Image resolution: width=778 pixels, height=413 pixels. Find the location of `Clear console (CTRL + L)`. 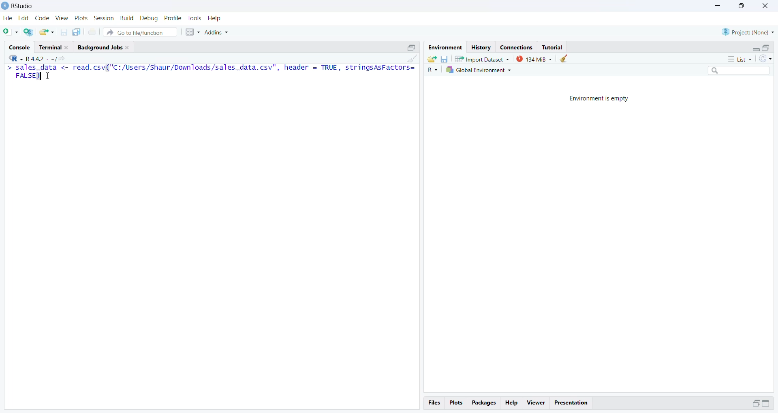

Clear console (CTRL + L) is located at coordinates (411, 58).